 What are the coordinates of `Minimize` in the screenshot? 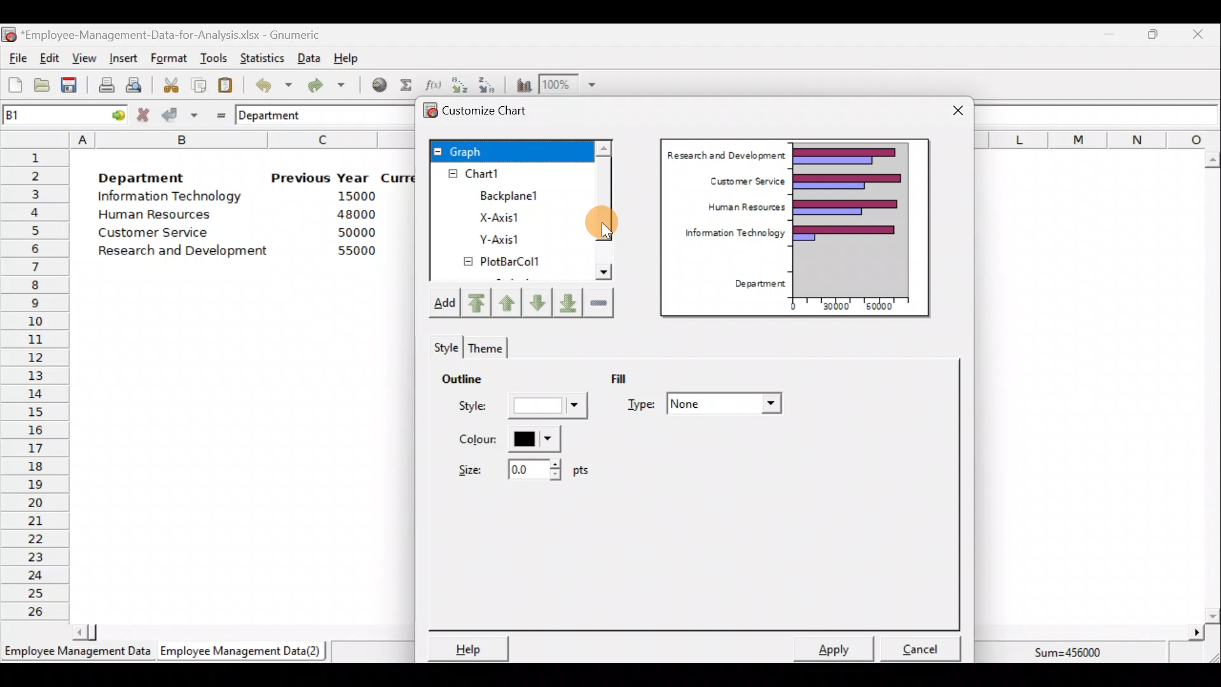 It's located at (1107, 37).